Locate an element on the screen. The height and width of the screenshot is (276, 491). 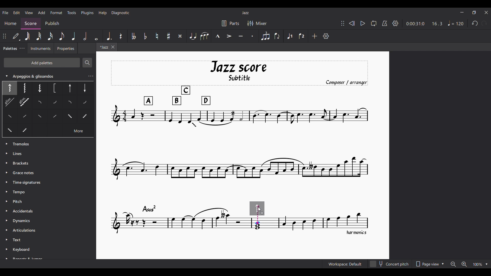
Keyboard is located at coordinates (30, 253).